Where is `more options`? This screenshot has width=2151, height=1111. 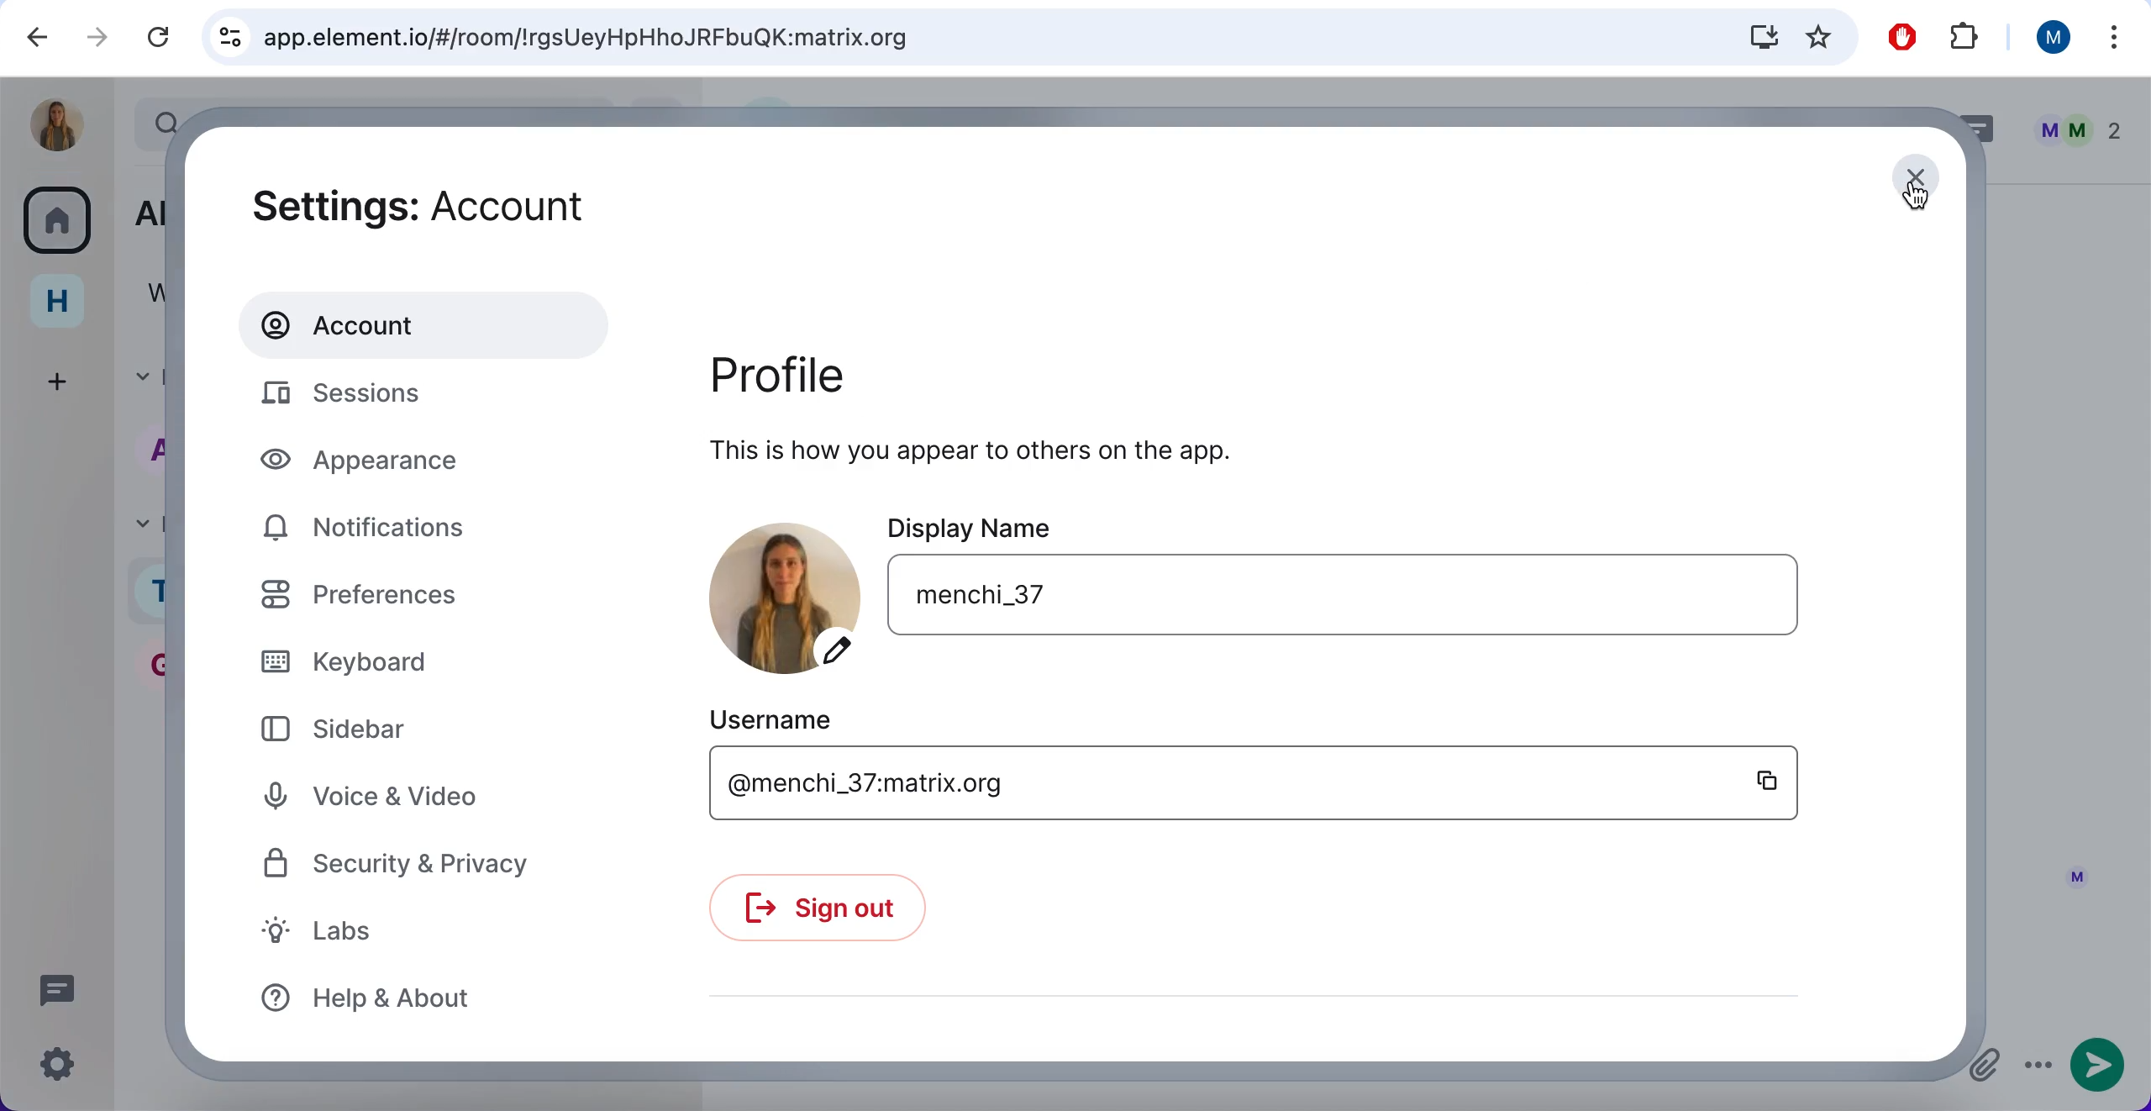
more options is located at coordinates (2113, 36).